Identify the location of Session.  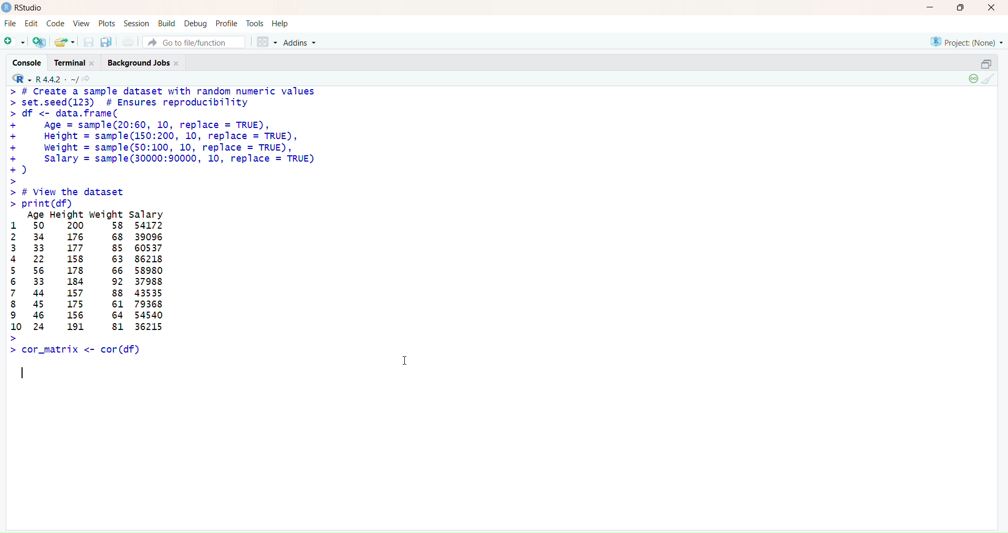
(138, 24).